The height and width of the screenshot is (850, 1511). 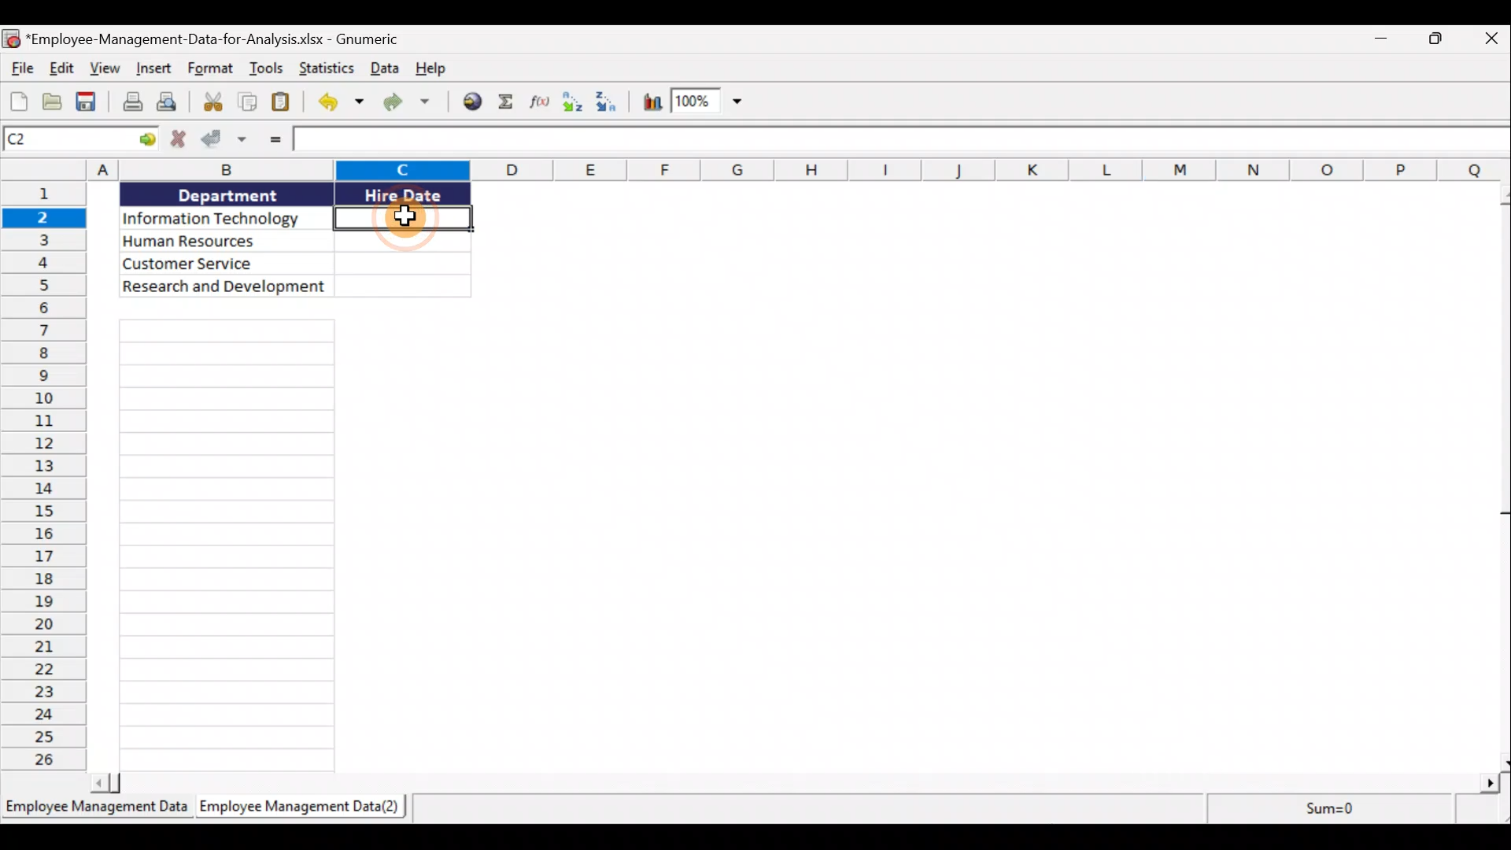 What do you see at coordinates (475, 100) in the screenshot?
I see `Insert hyperlink` at bounding box center [475, 100].